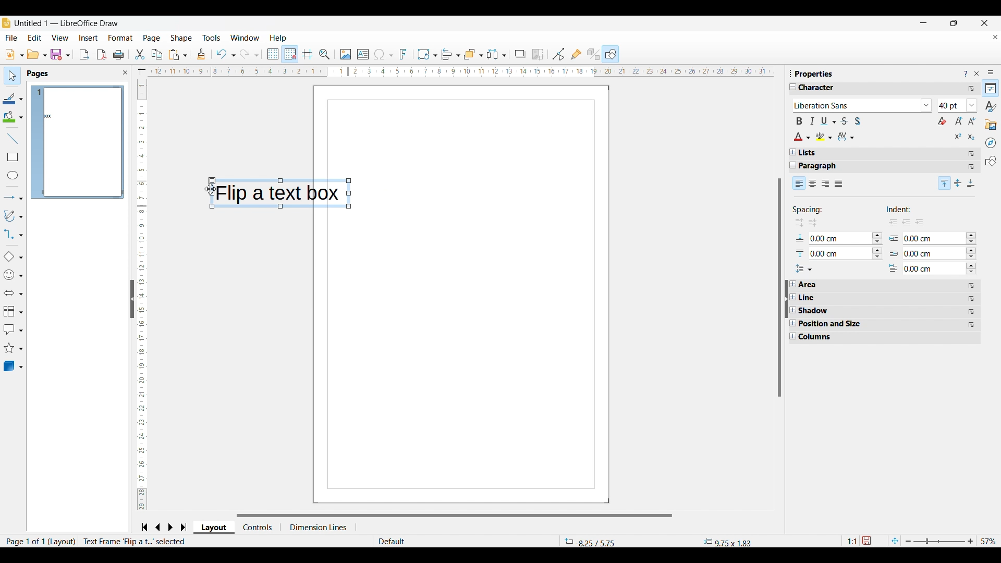  Describe the element at coordinates (14, 216) in the screenshot. I see `Curves and polygon options` at that location.